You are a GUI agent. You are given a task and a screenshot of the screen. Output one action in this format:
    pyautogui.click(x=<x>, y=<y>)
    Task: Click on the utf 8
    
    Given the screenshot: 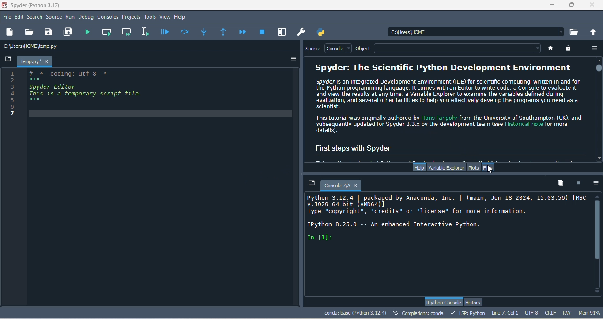 What is the action you would take?
    pyautogui.click(x=532, y=313)
    